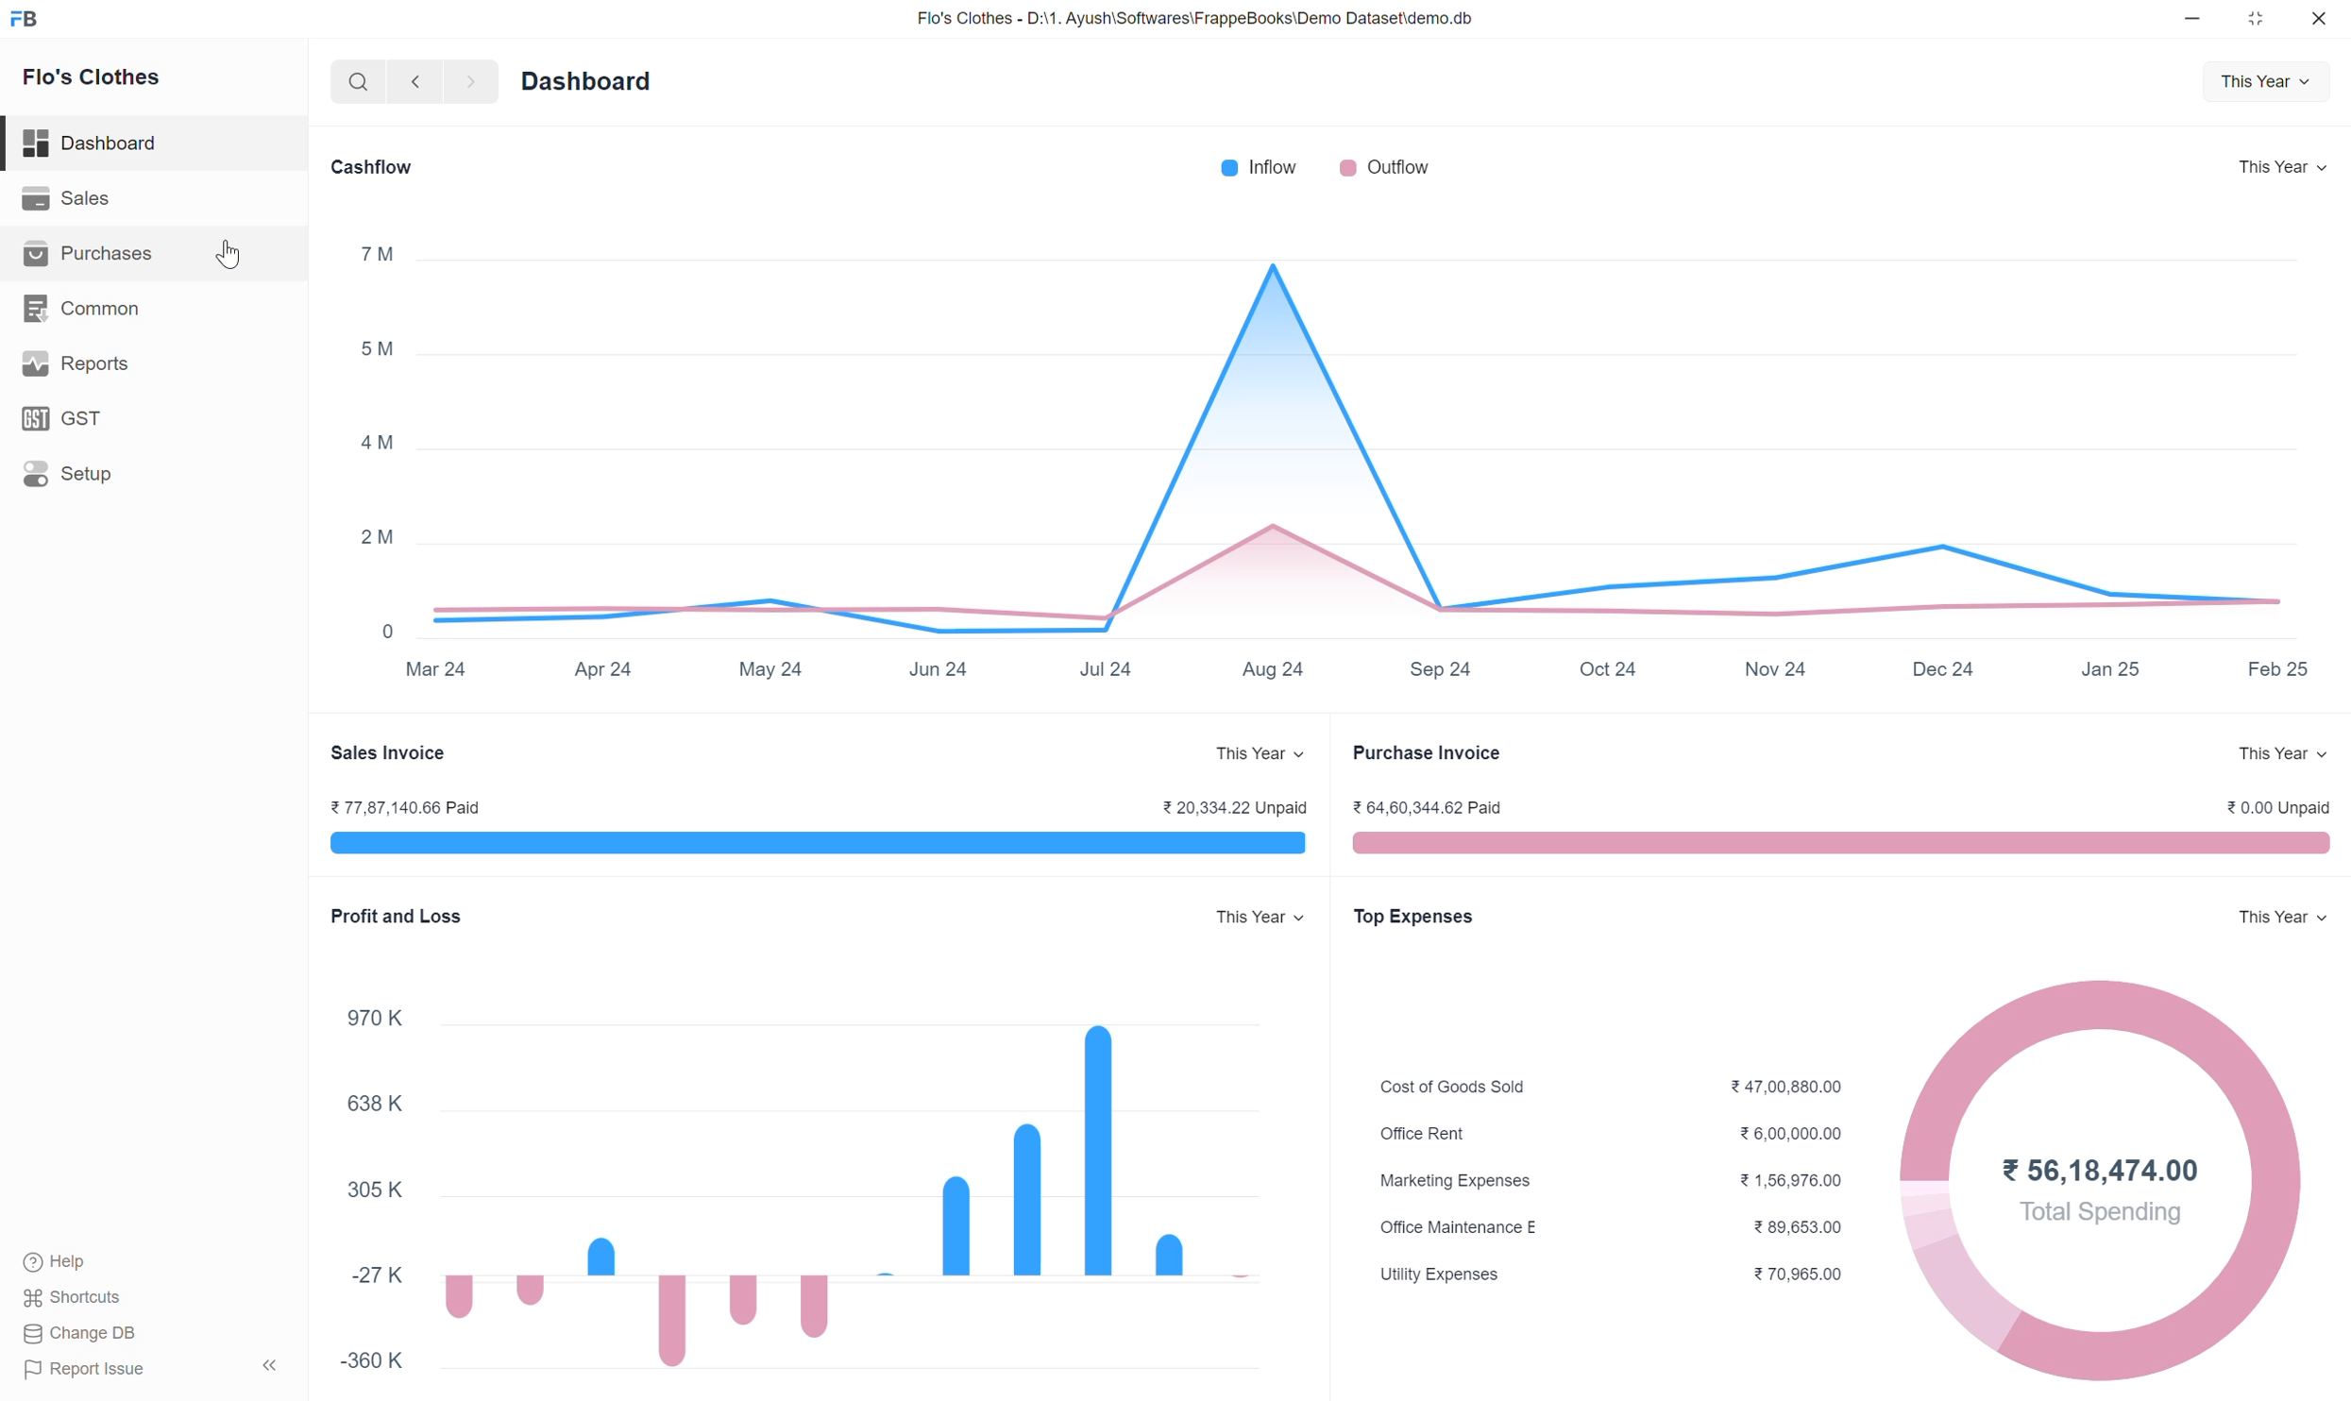  What do you see at coordinates (1840, 842) in the screenshot?
I see `Purchase Invoice Paid and Unpaid range` at bounding box center [1840, 842].